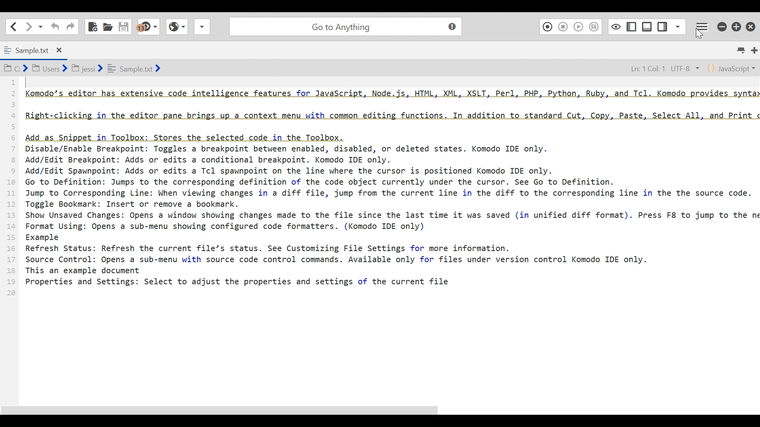 The height and width of the screenshot is (427, 760). What do you see at coordinates (36, 49) in the screenshot?
I see `Current Tab` at bounding box center [36, 49].